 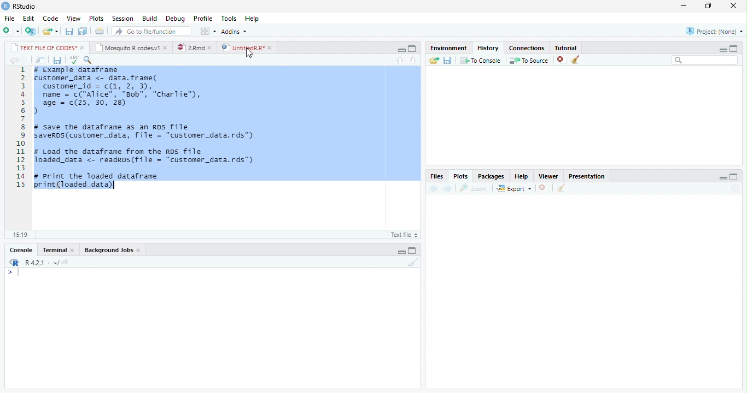 What do you see at coordinates (448, 47) in the screenshot?
I see `Environment` at bounding box center [448, 47].